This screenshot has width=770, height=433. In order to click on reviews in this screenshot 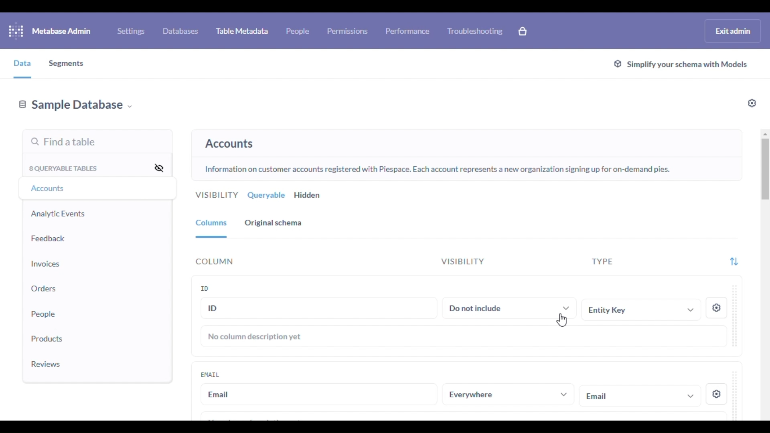, I will do `click(46, 364)`.